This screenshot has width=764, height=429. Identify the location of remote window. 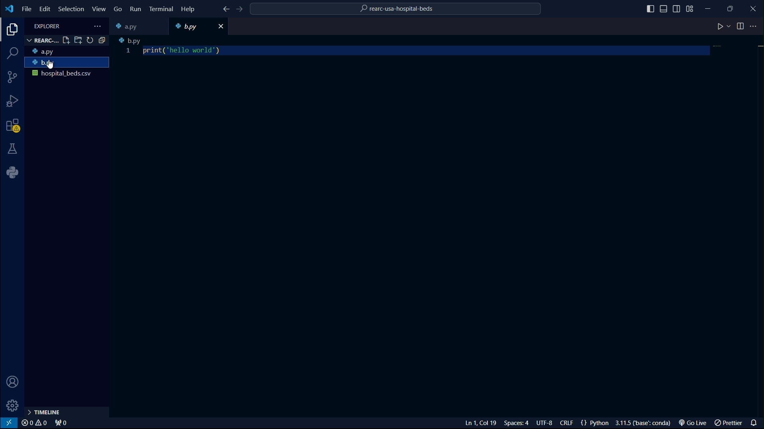
(10, 423).